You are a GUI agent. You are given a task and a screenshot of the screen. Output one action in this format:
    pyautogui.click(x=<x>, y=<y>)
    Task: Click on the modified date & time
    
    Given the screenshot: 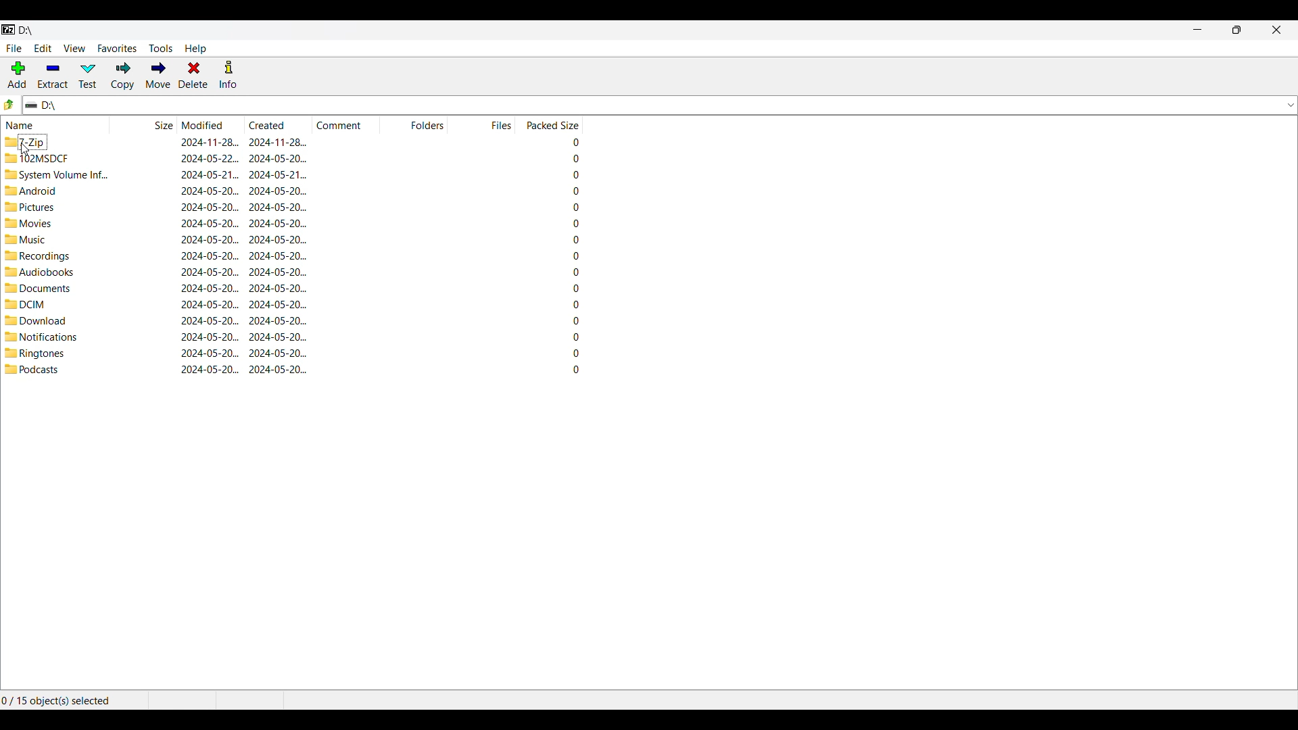 What is the action you would take?
    pyautogui.click(x=210, y=223)
    